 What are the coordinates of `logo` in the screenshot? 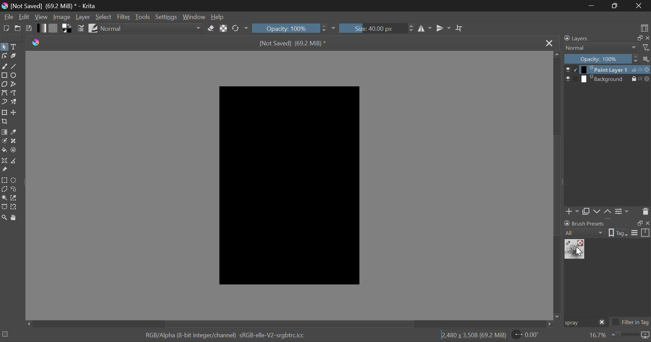 It's located at (36, 43).